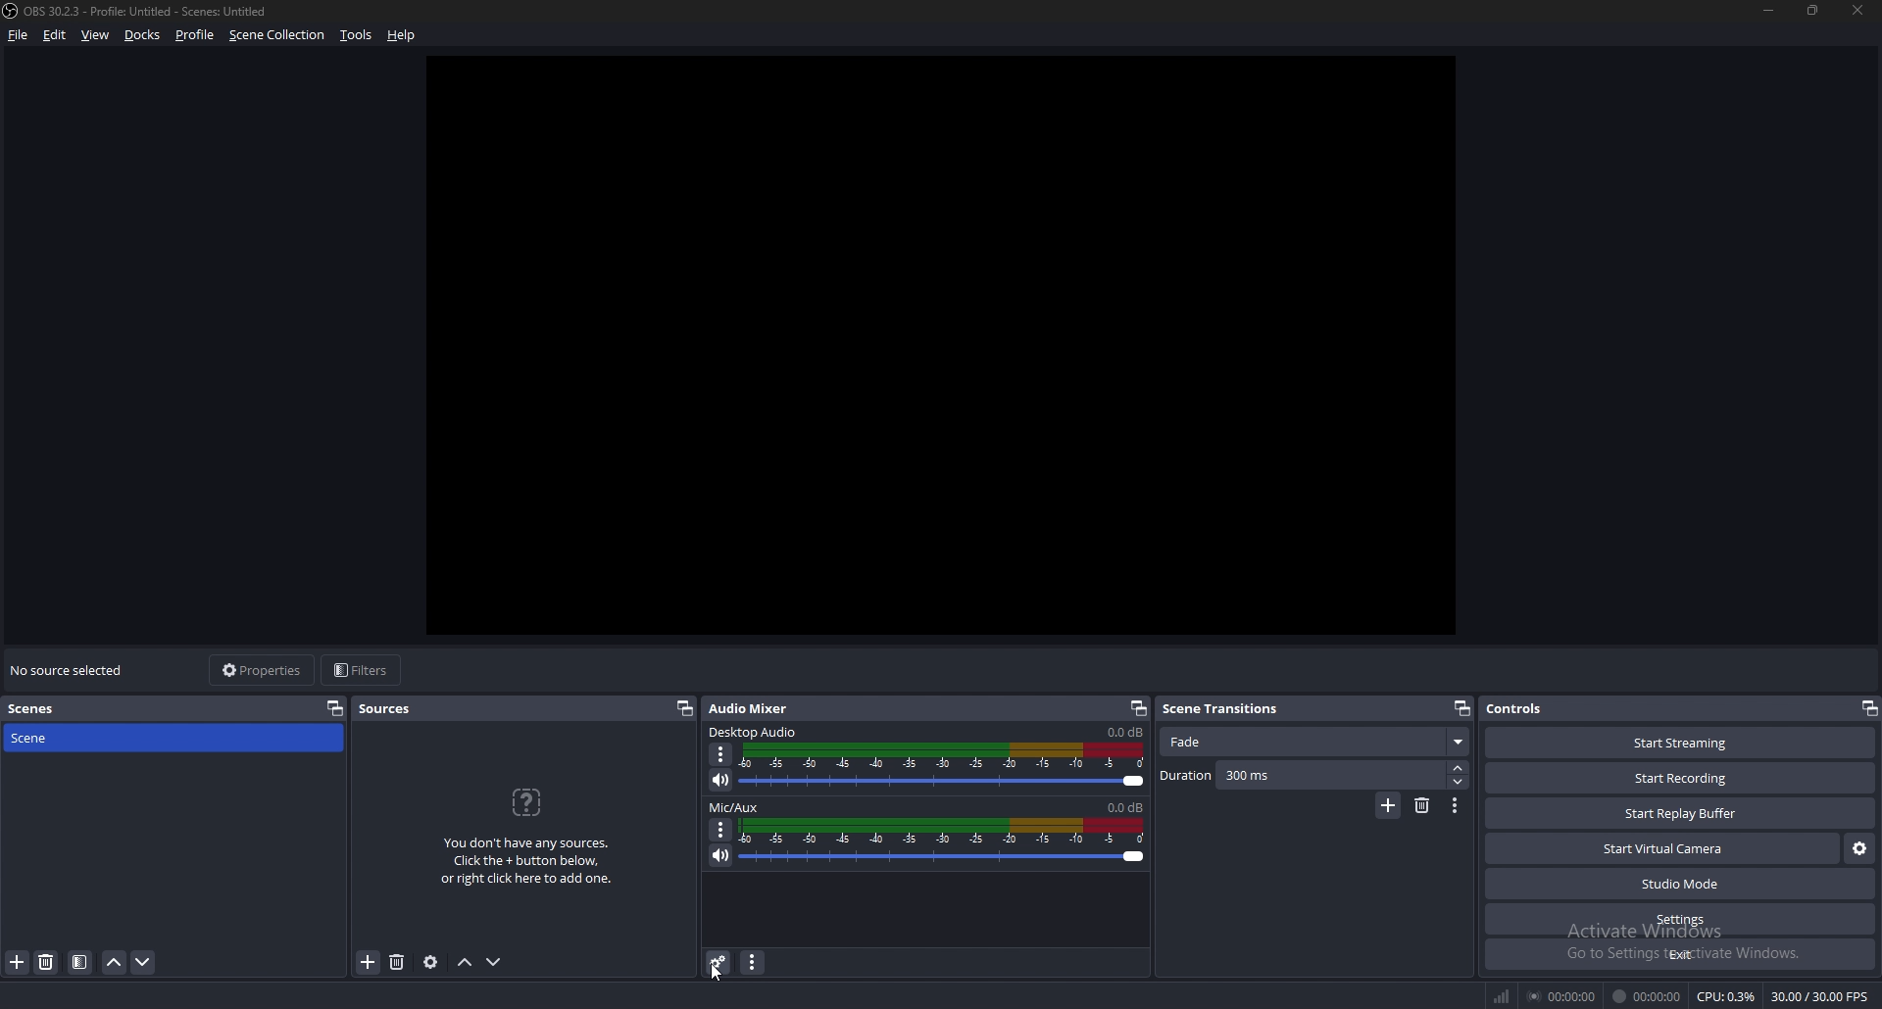 This screenshot has height=1009, width=1882. I want to click on mic/aux, so click(736, 806).